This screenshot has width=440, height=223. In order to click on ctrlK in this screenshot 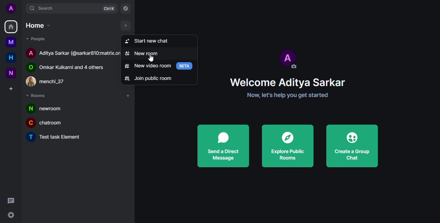, I will do `click(109, 9)`.